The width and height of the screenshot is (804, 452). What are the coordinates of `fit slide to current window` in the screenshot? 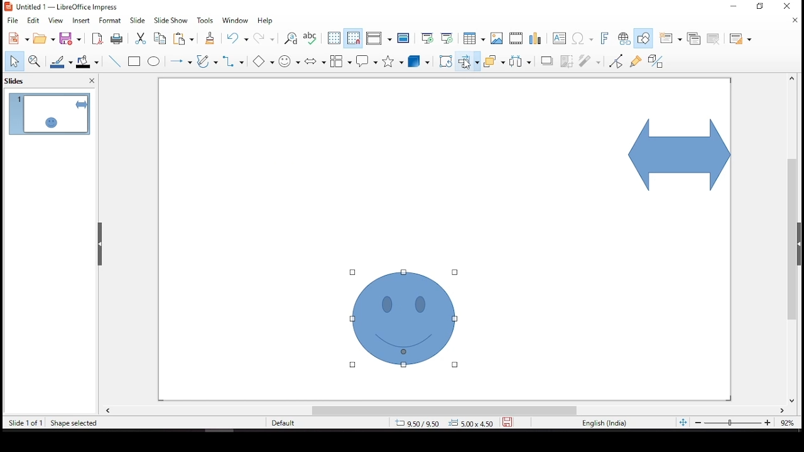 It's located at (682, 422).